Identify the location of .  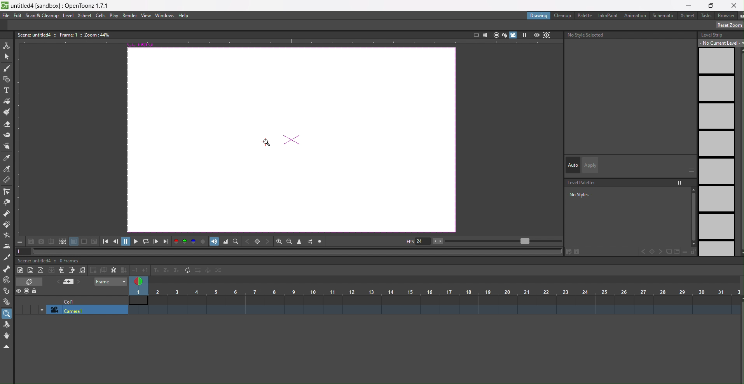
(123, 271).